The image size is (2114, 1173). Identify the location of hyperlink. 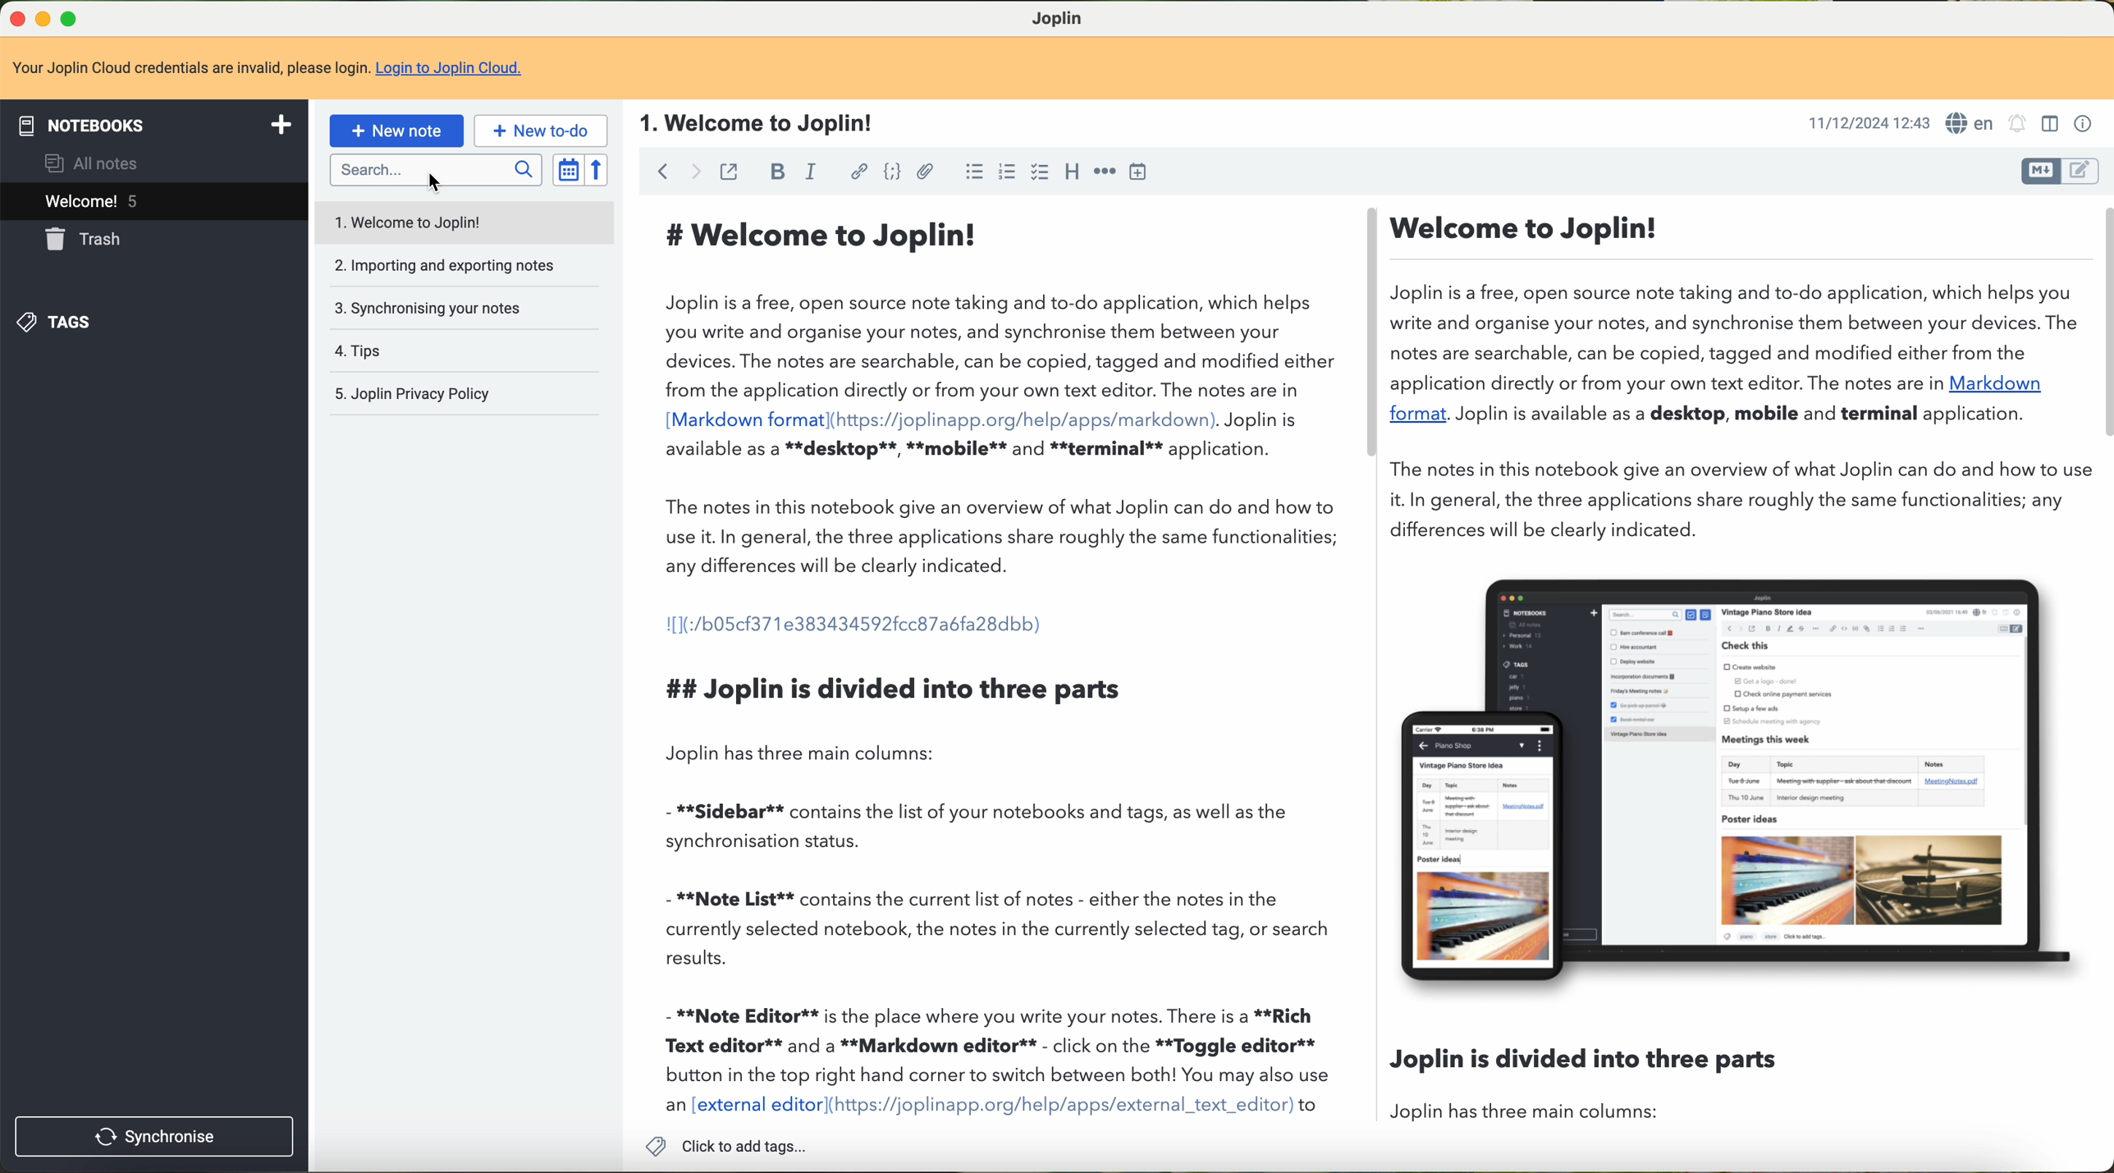
(856, 173).